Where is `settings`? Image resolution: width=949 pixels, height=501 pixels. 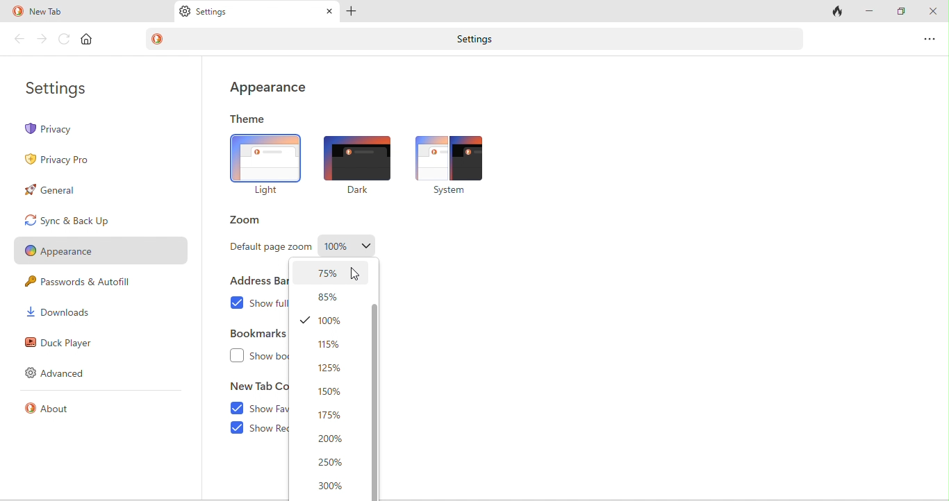 settings is located at coordinates (216, 13).